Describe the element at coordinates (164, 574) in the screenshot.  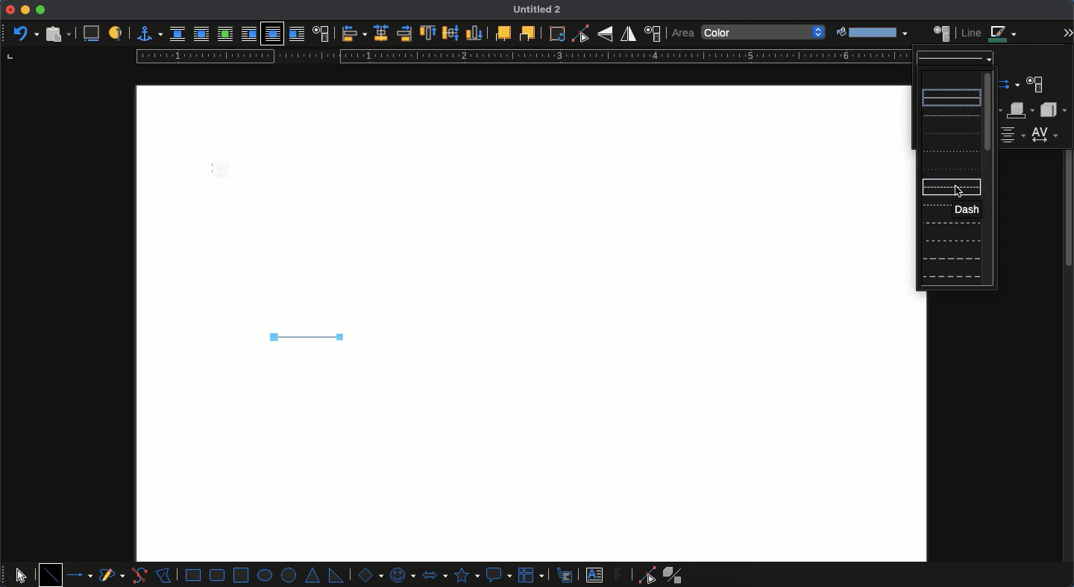
I see `polygon` at that location.